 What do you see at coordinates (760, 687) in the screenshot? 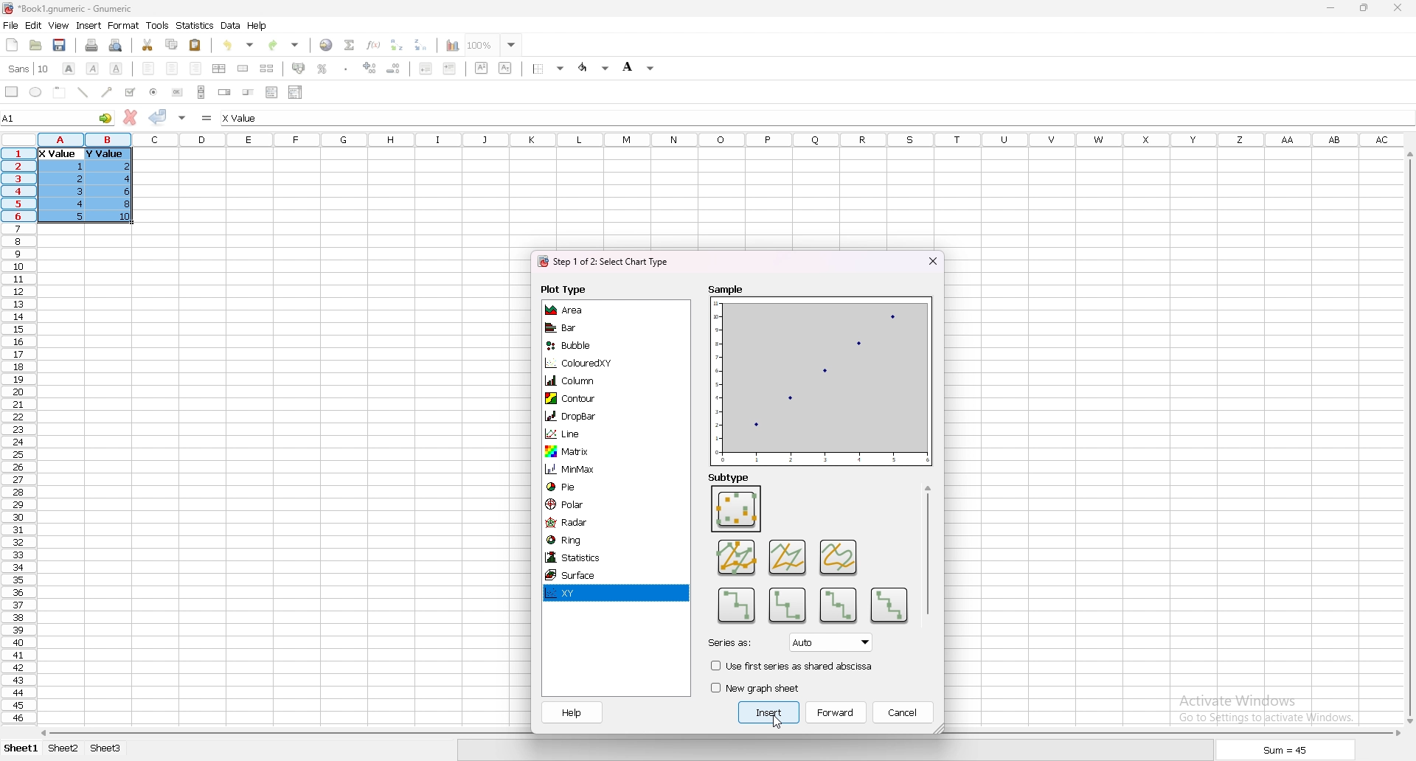
I see `new graph sheet` at bounding box center [760, 687].